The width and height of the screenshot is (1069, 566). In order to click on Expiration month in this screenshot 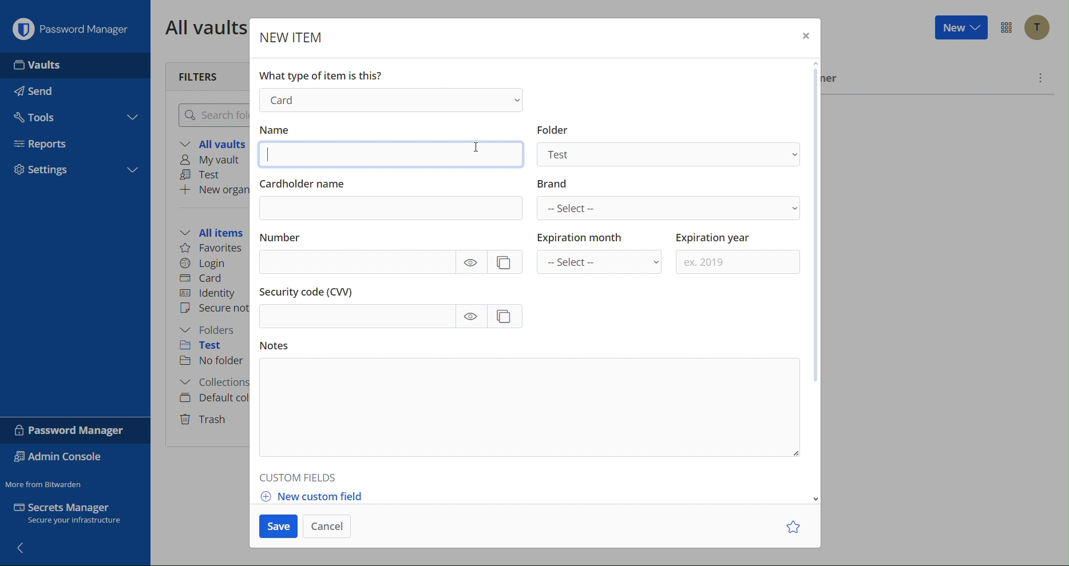, I will do `click(600, 253)`.